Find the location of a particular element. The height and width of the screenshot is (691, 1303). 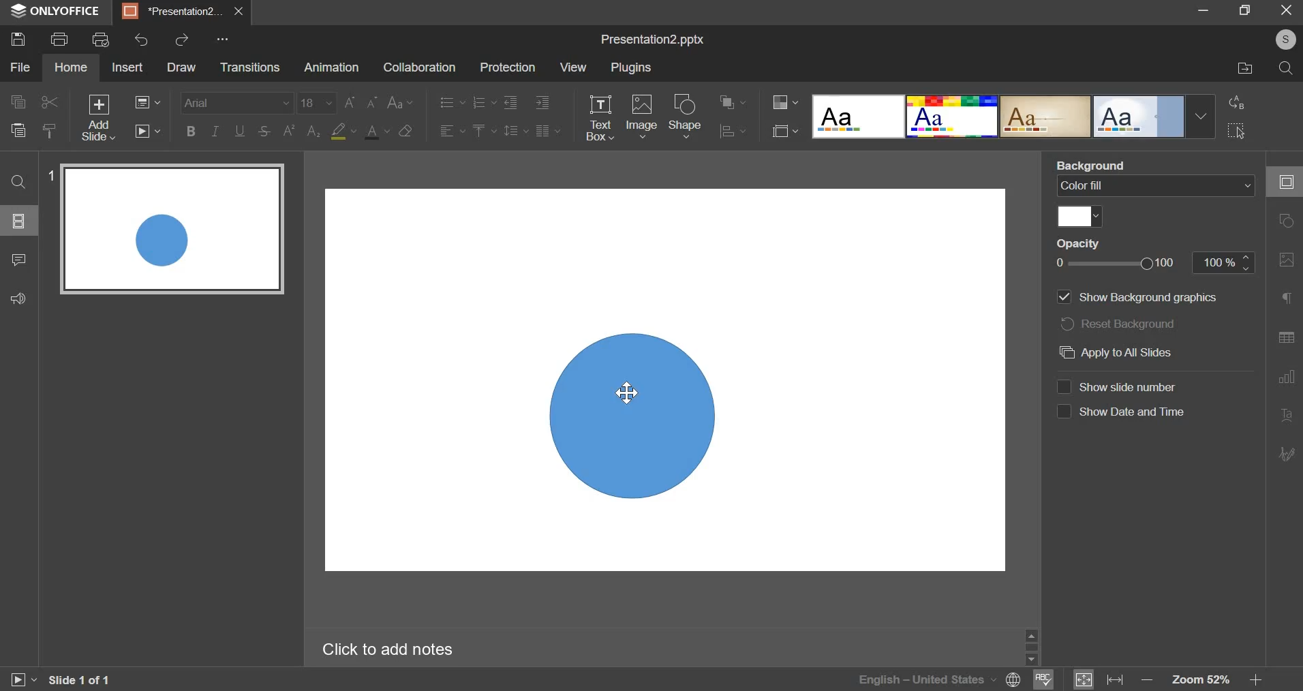

print is located at coordinates (61, 38).